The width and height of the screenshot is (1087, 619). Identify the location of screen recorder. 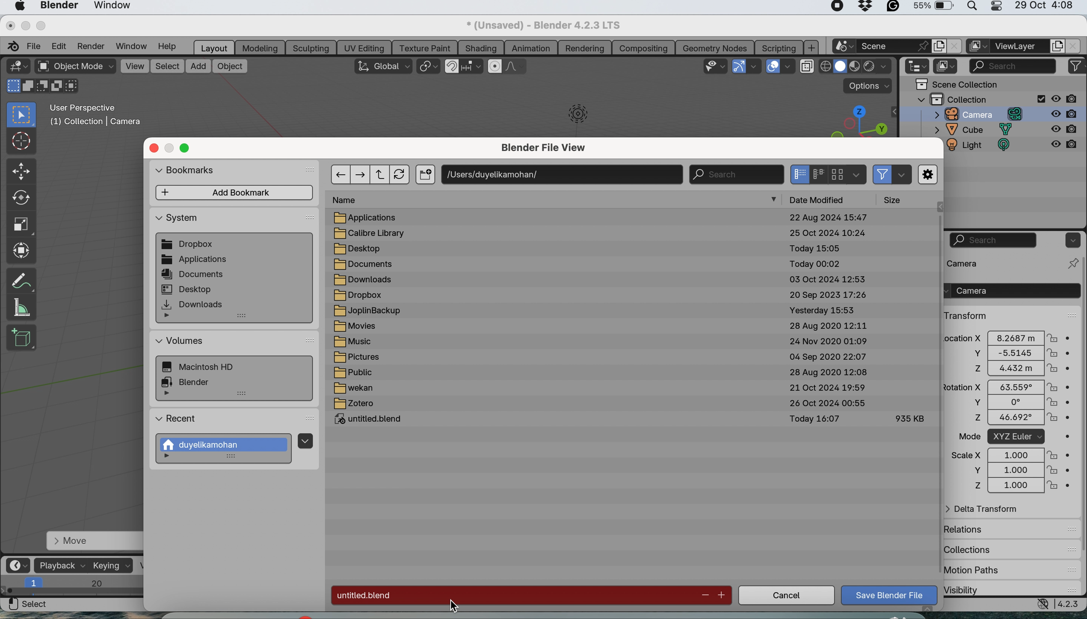
(834, 7).